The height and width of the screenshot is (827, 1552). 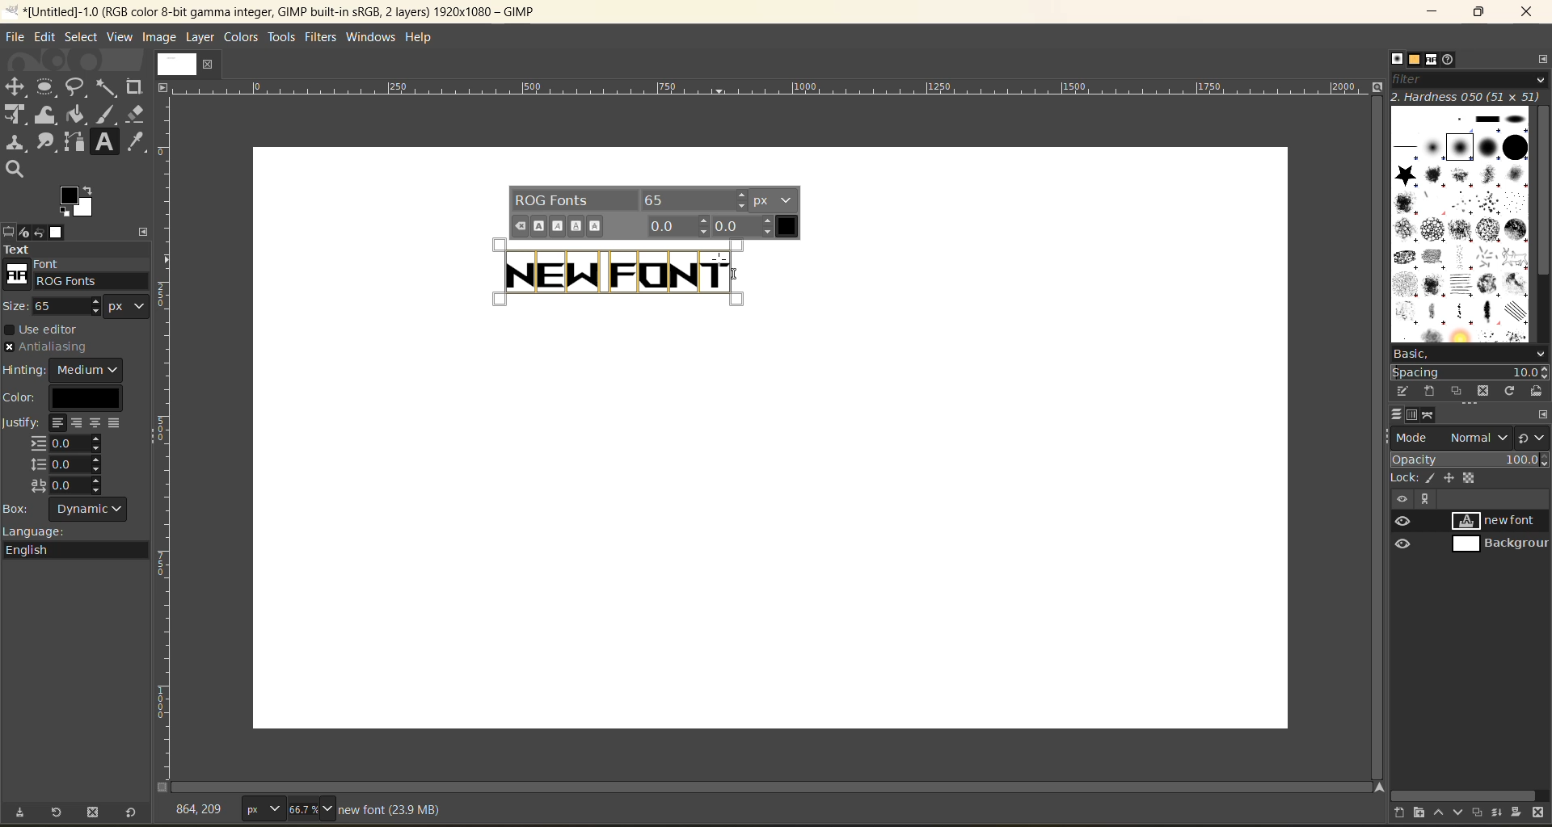 I want to click on channels, so click(x=1415, y=417).